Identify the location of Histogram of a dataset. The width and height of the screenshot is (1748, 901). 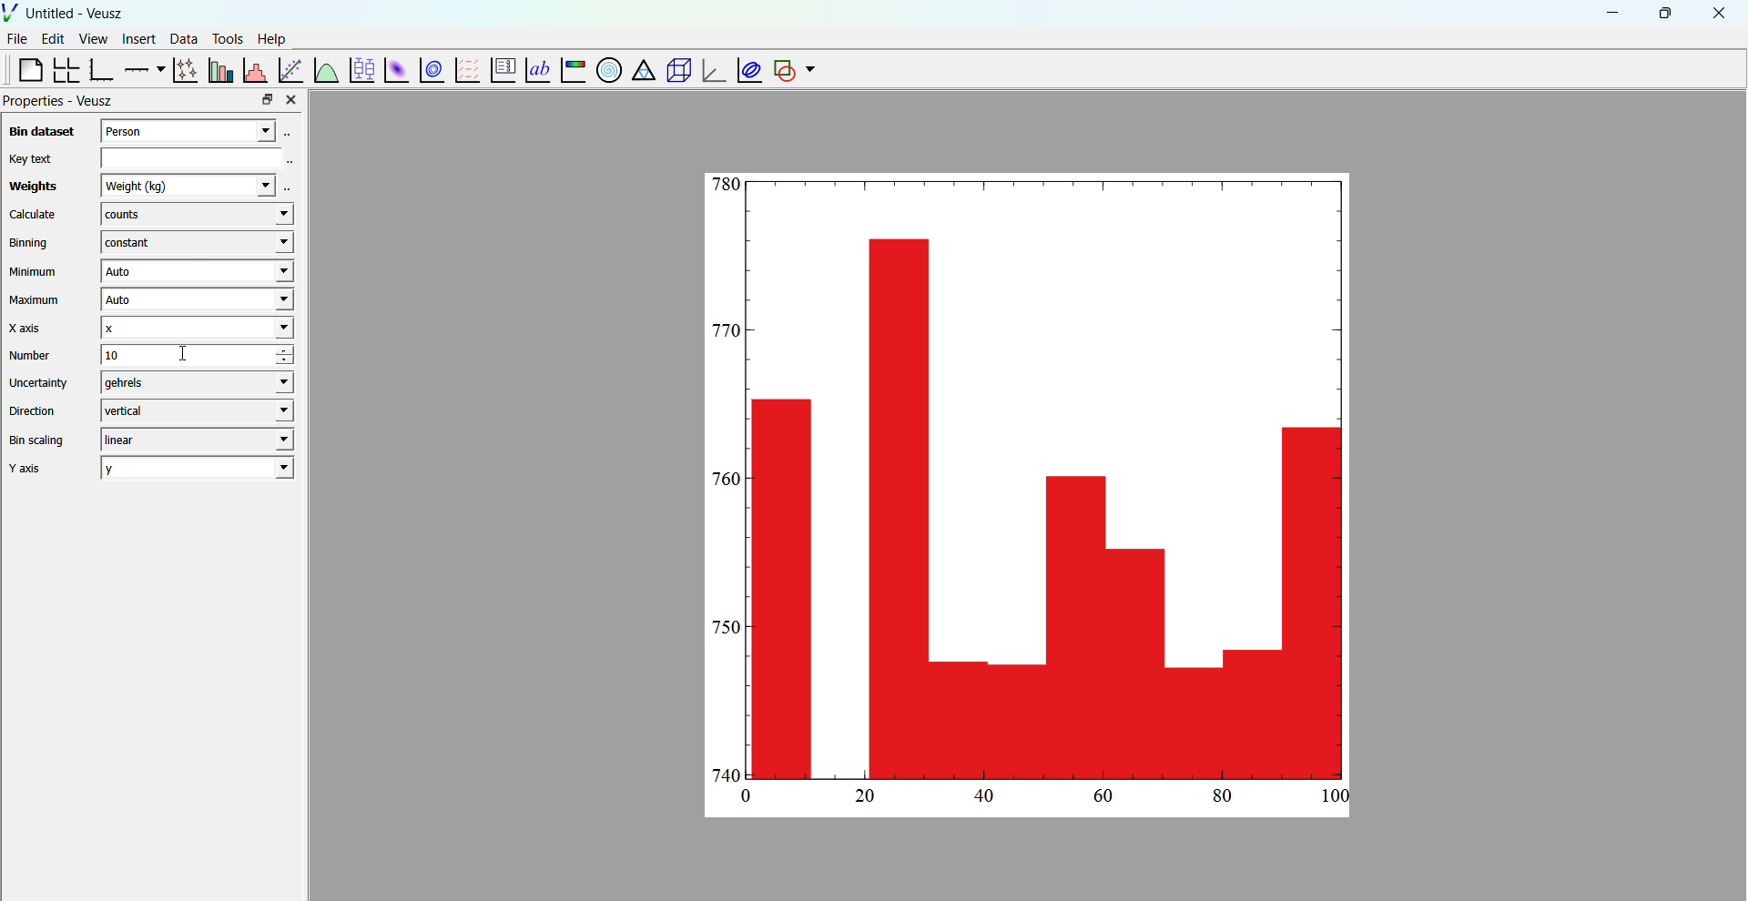
(254, 68).